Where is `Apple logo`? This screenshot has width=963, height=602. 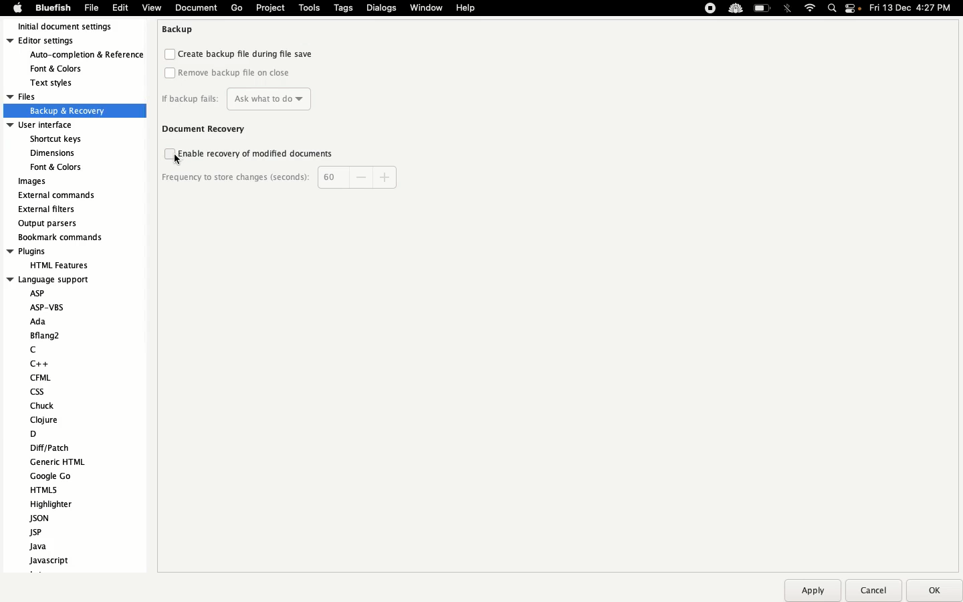 Apple logo is located at coordinates (15, 9).